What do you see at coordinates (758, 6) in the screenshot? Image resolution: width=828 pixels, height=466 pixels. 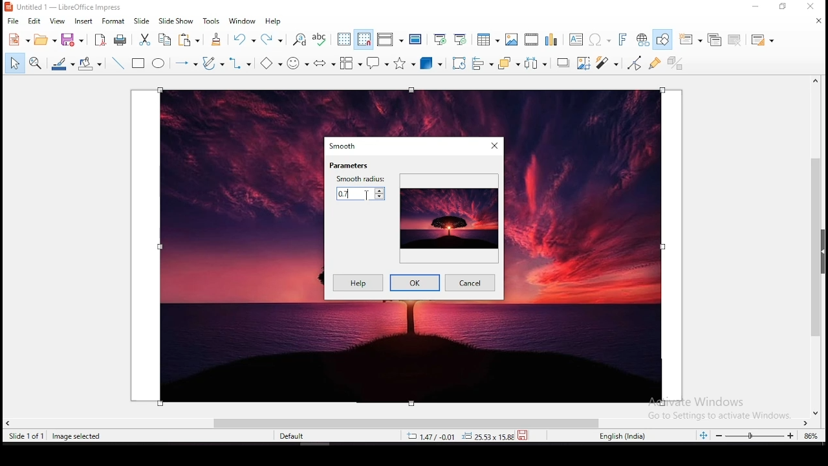 I see `minimize` at bounding box center [758, 6].